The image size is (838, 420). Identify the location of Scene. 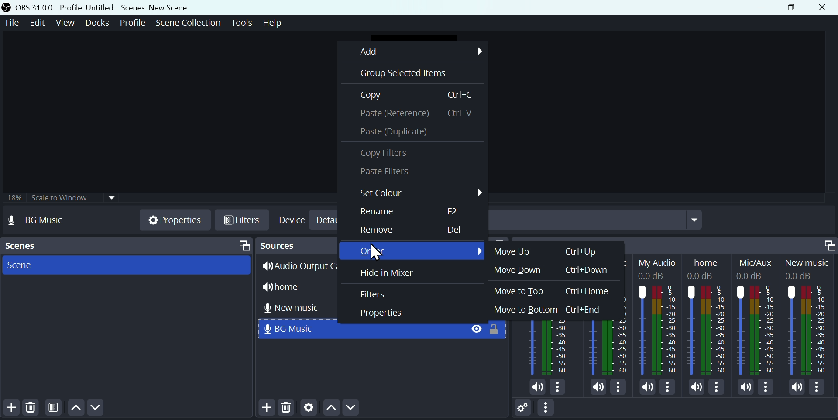
(19, 266).